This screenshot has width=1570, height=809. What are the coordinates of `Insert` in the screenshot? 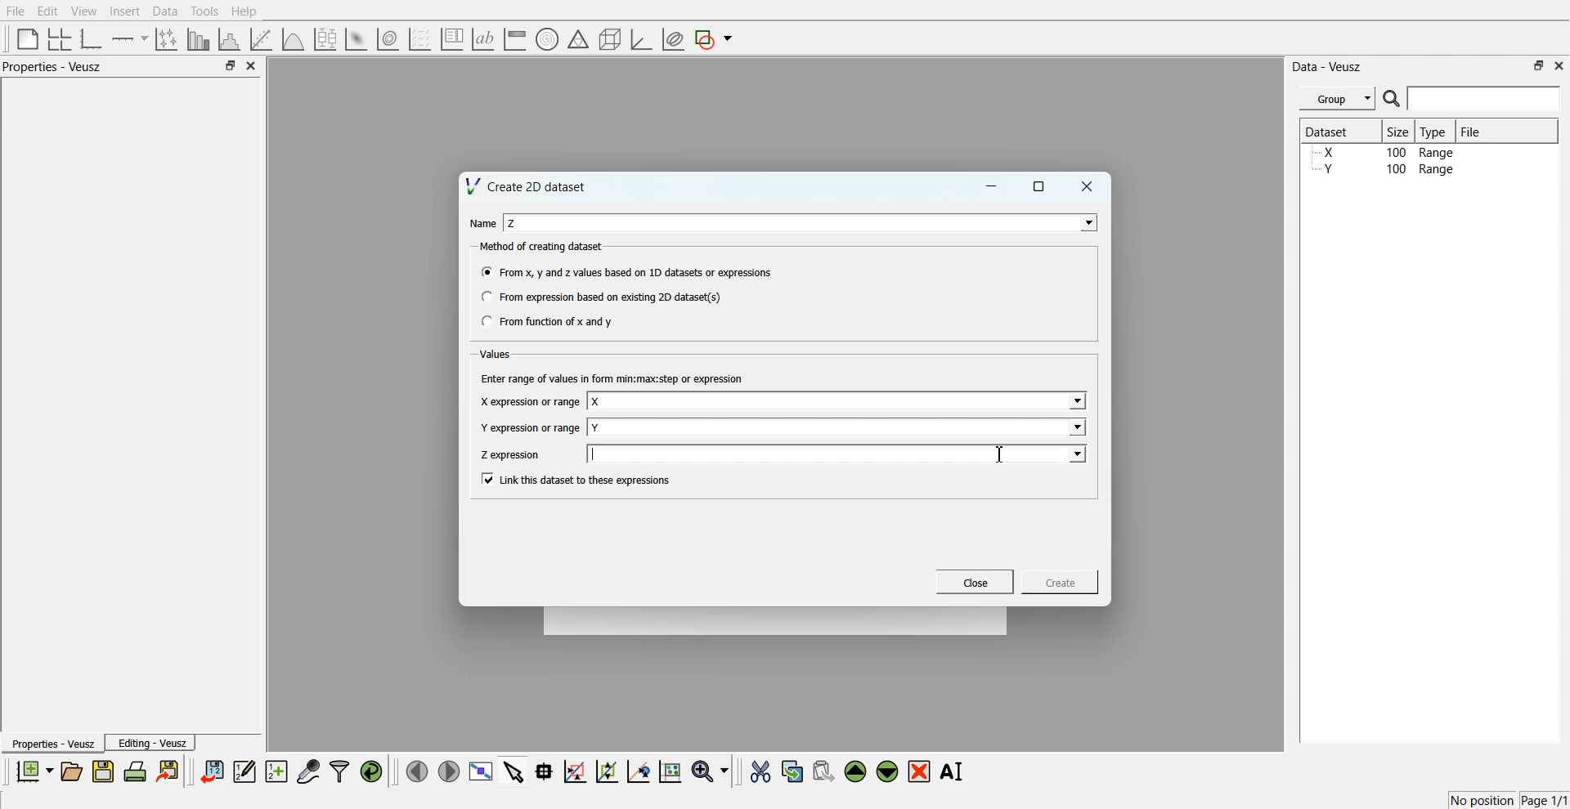 It's located at (124, 11).